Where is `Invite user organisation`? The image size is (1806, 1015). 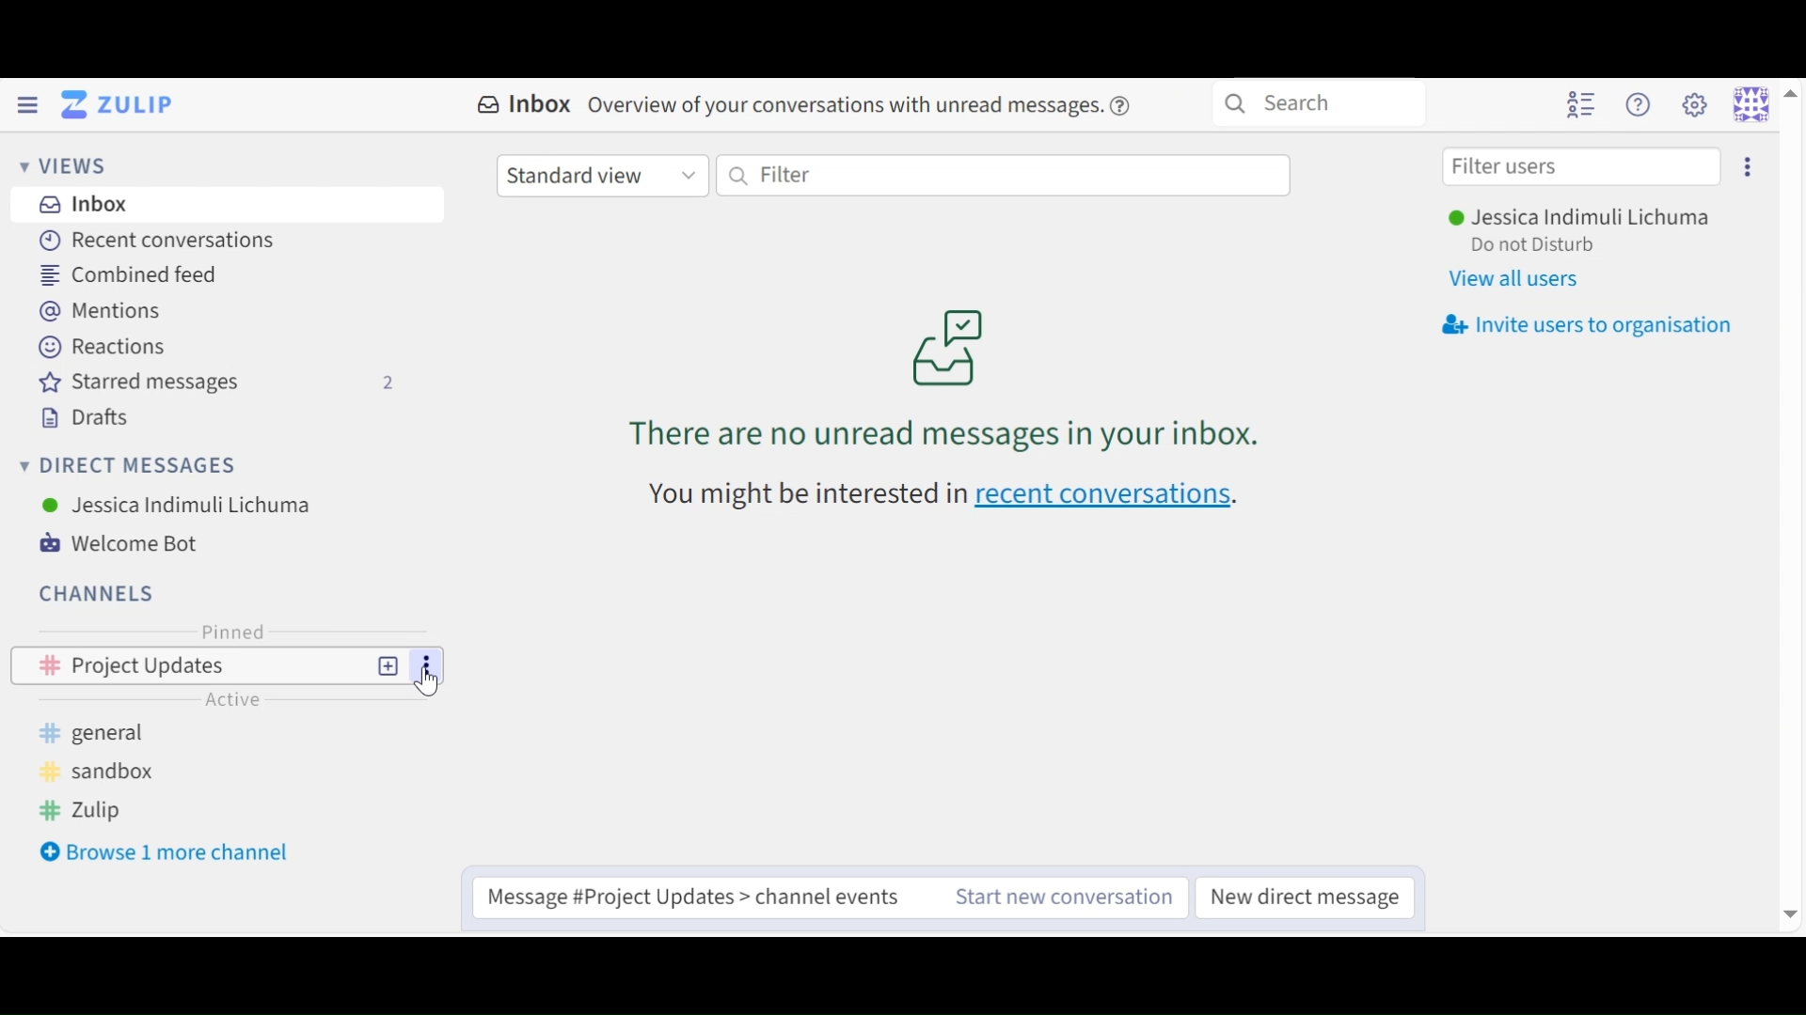
Invite user organisation is located at coordinates (1591, 323).